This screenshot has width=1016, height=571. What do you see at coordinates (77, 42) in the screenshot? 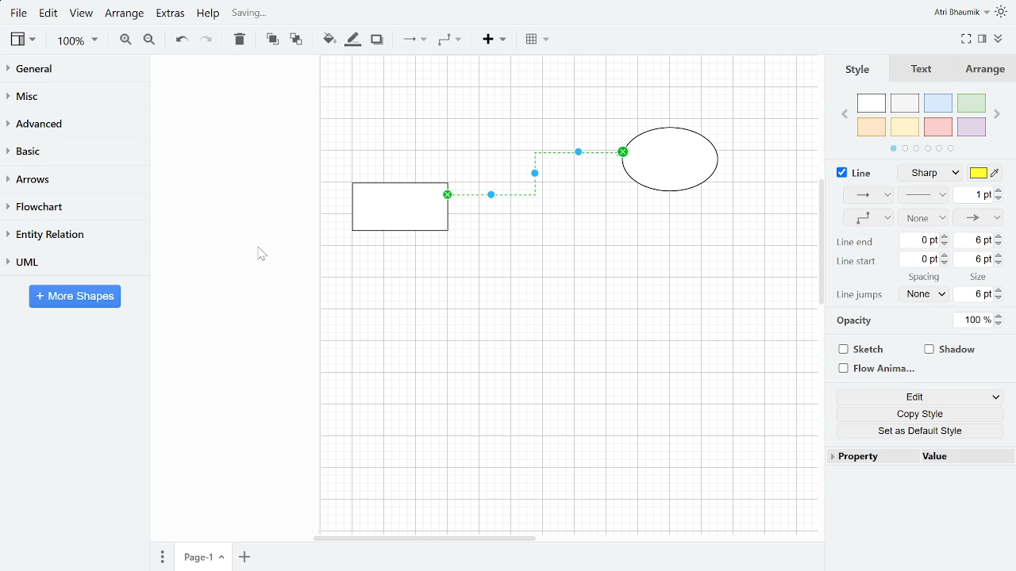
I see `Zoom` at bounding box center [77, 42].